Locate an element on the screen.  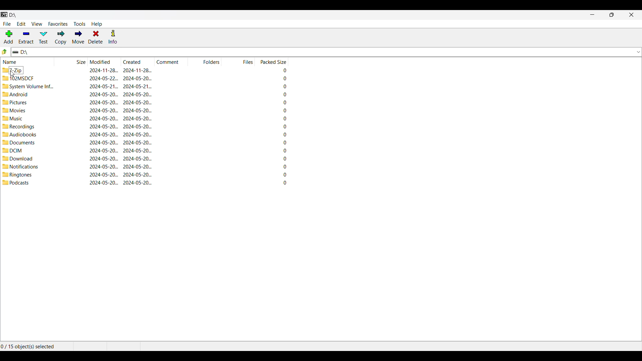
packed size is located at coordinates (282, 142).